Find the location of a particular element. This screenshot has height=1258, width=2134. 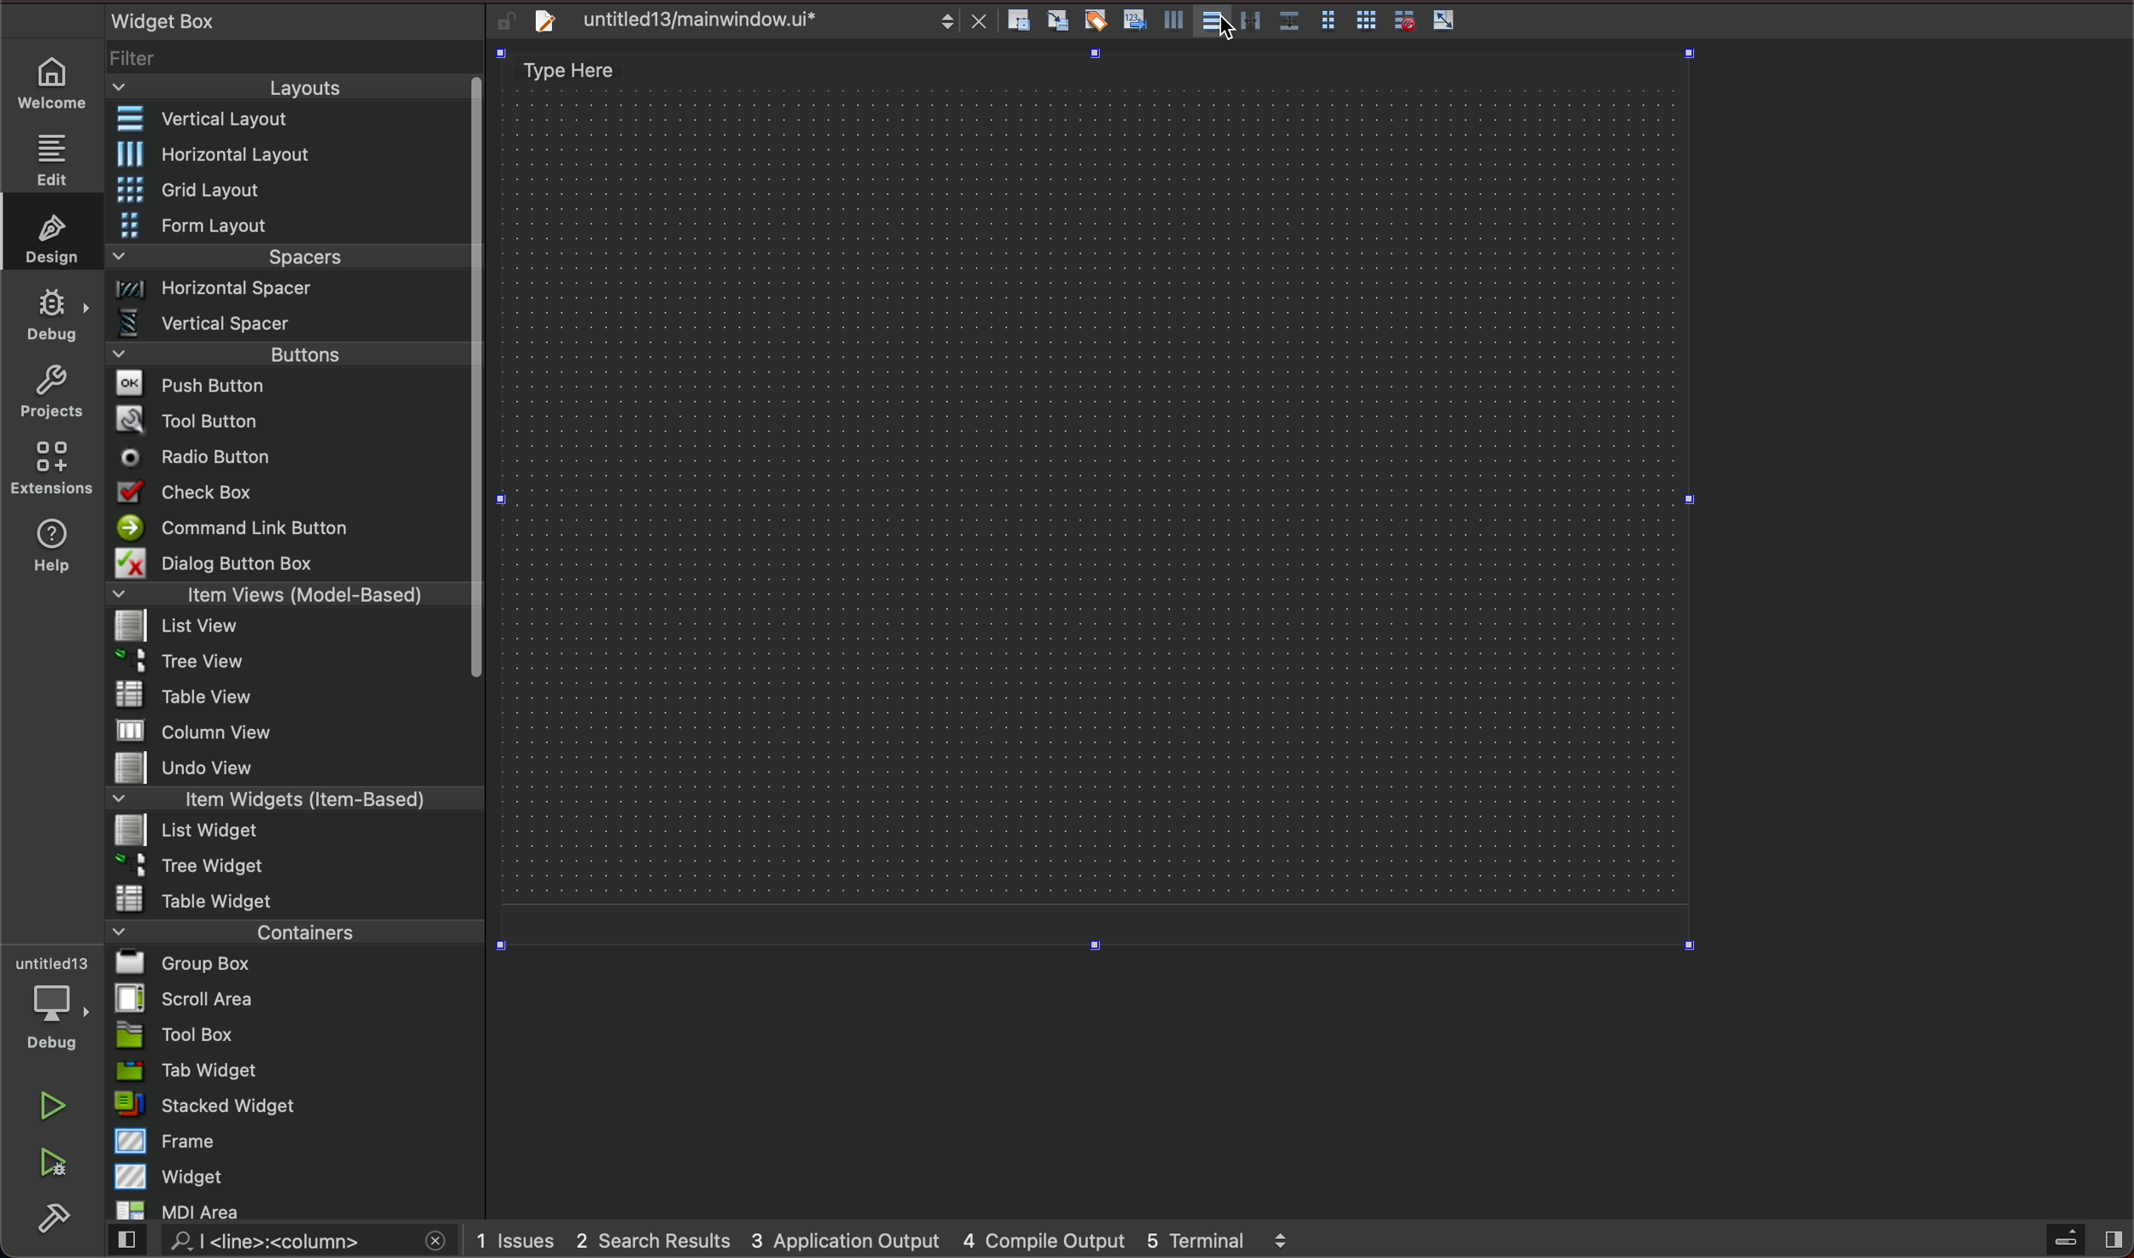

 is located at coordinates (1448, 22).